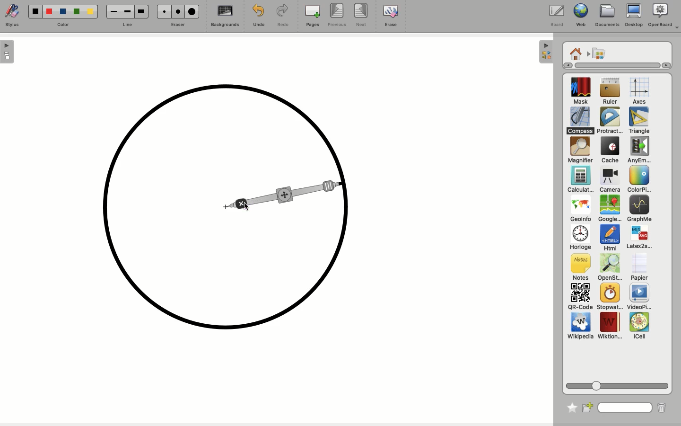 The height and width of the screenshot is (426, 681). Describe the element at coordinates (637, 180) in the screenshot. I see `Color` at that location.